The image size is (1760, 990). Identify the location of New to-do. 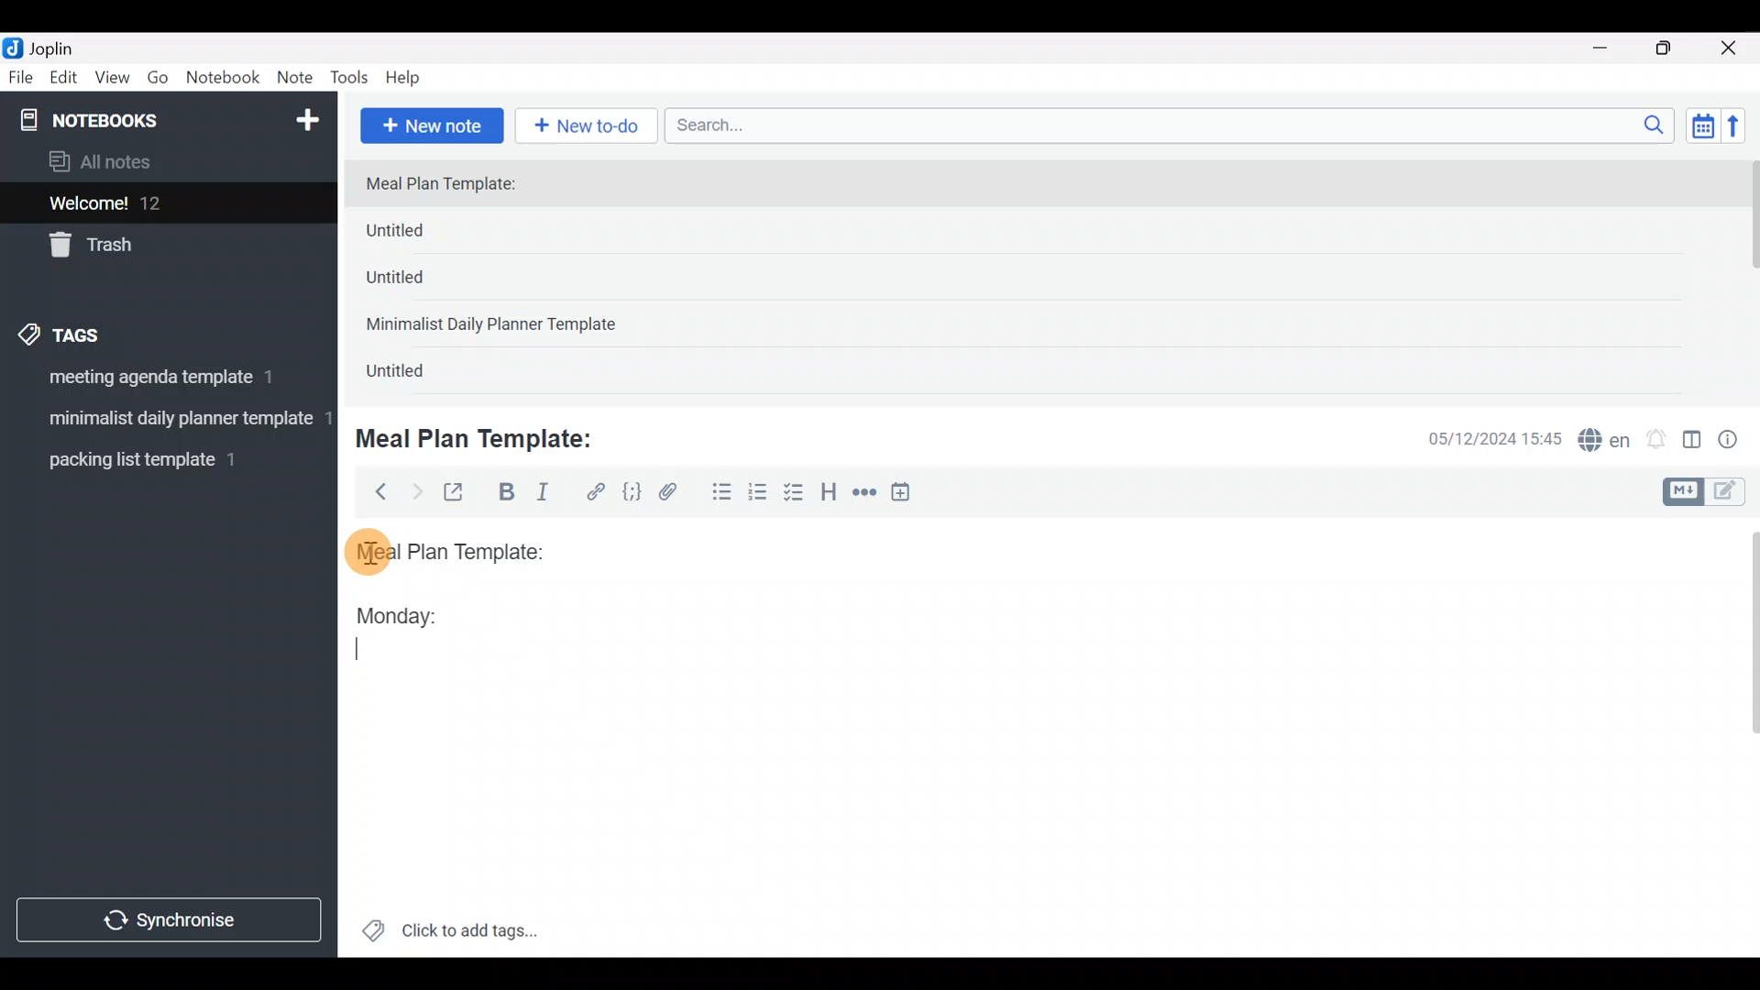
(590, 127).